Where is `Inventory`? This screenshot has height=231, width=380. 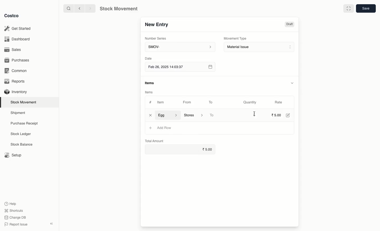 Inventory is located at coordinates (16, 92).